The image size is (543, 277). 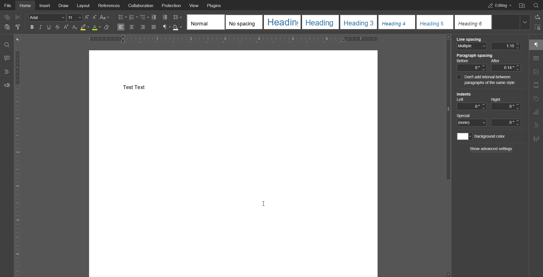 What do you see at coordinates (57, 27) in the screenshot?
I see `Strikethrough` at bounding box center [57, 27].